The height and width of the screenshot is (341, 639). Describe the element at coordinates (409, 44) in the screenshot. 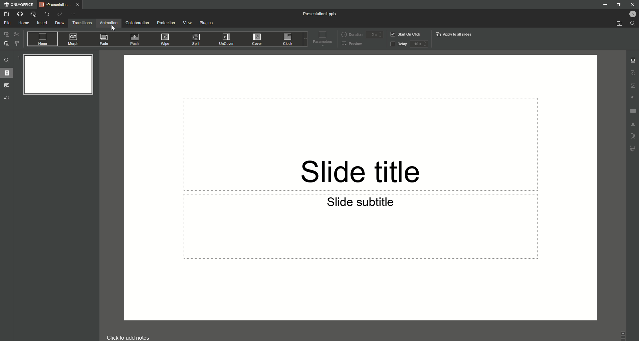

I see `Delay` at that location.